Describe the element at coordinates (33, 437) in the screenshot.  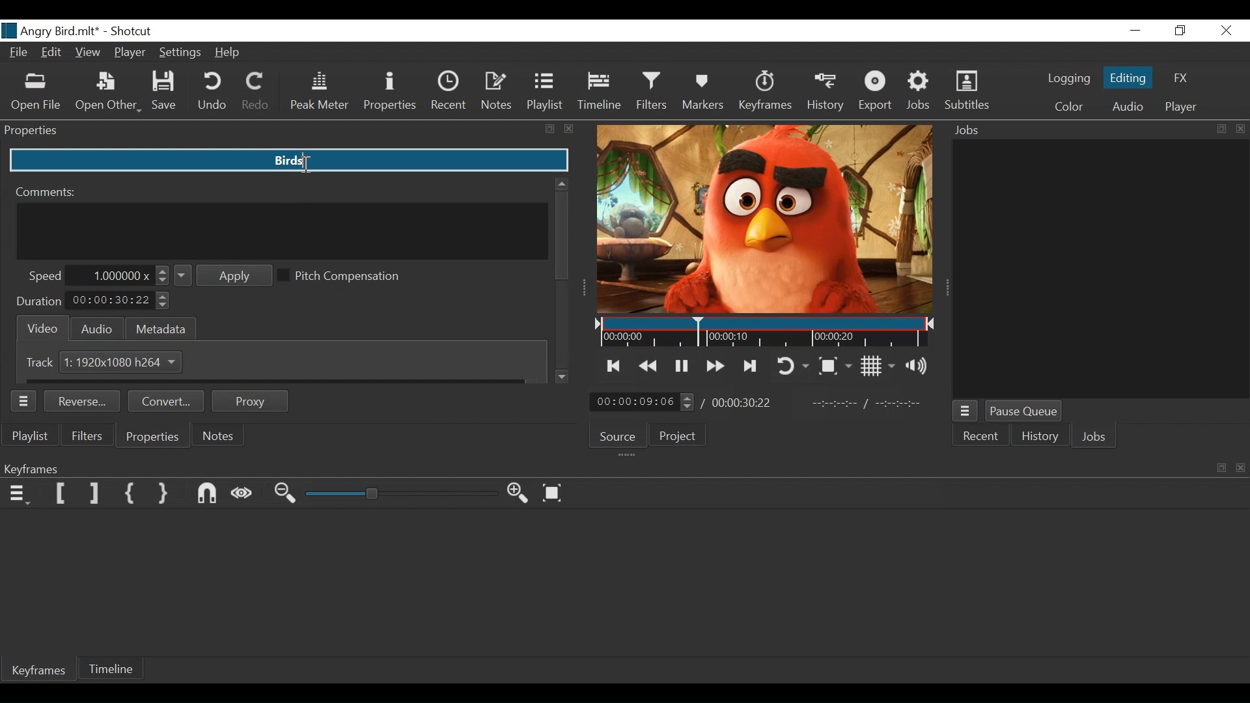
I see `Playlist` at that location.